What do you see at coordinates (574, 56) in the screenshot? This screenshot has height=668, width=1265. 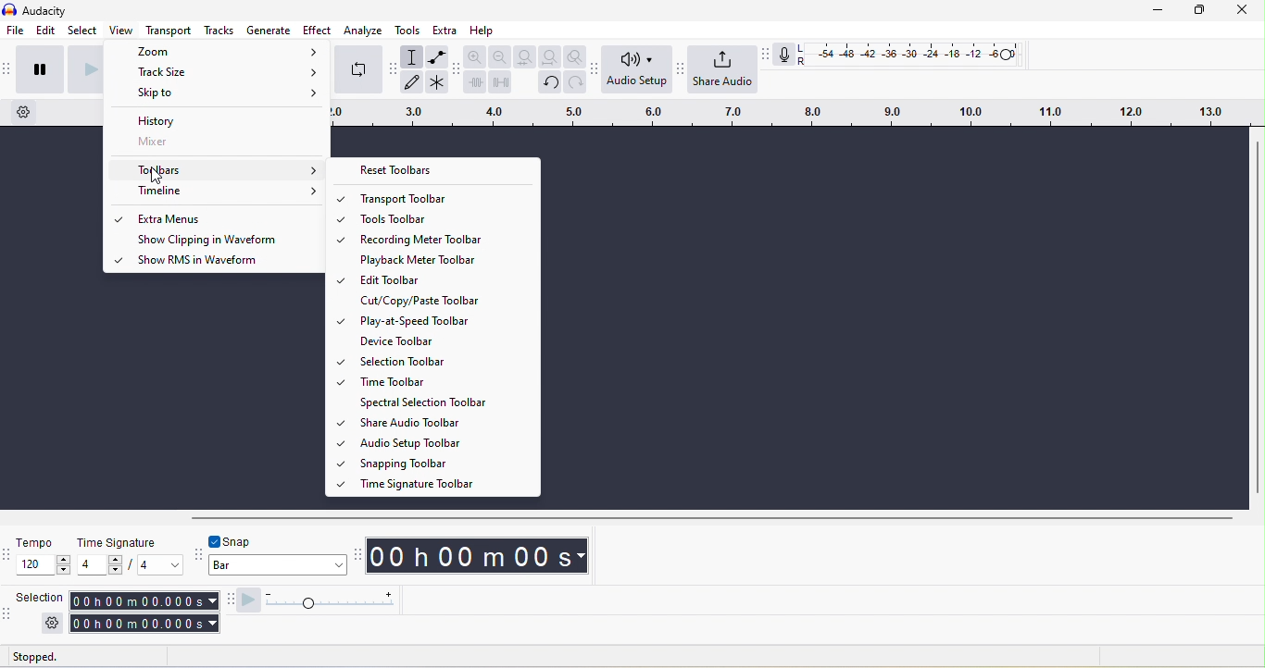 I see `zoom tool` at bounding box center [574, 56].